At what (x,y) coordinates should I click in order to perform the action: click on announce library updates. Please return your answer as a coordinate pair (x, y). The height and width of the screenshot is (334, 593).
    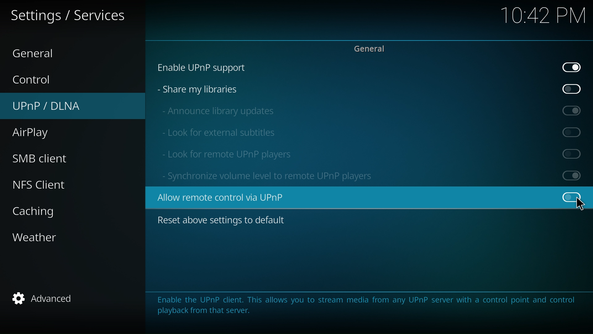
    Looking at the image, I should click on (372, 109).